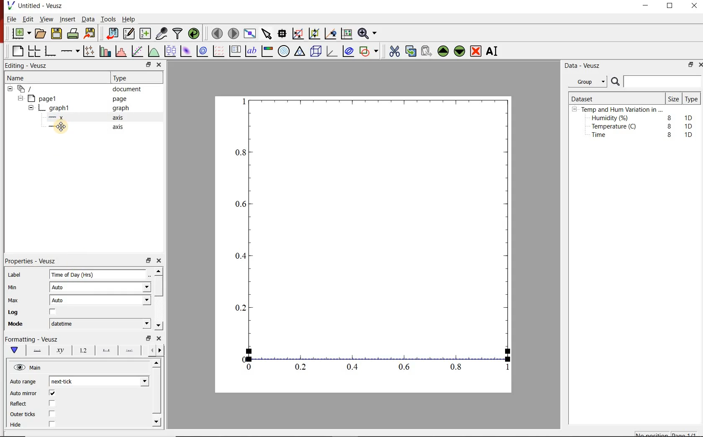 The image size is (703, 437). What do you see at coordinates (22, 99) in the screenshot?
I see `hide sub menu` at bounding box center [22, 99].